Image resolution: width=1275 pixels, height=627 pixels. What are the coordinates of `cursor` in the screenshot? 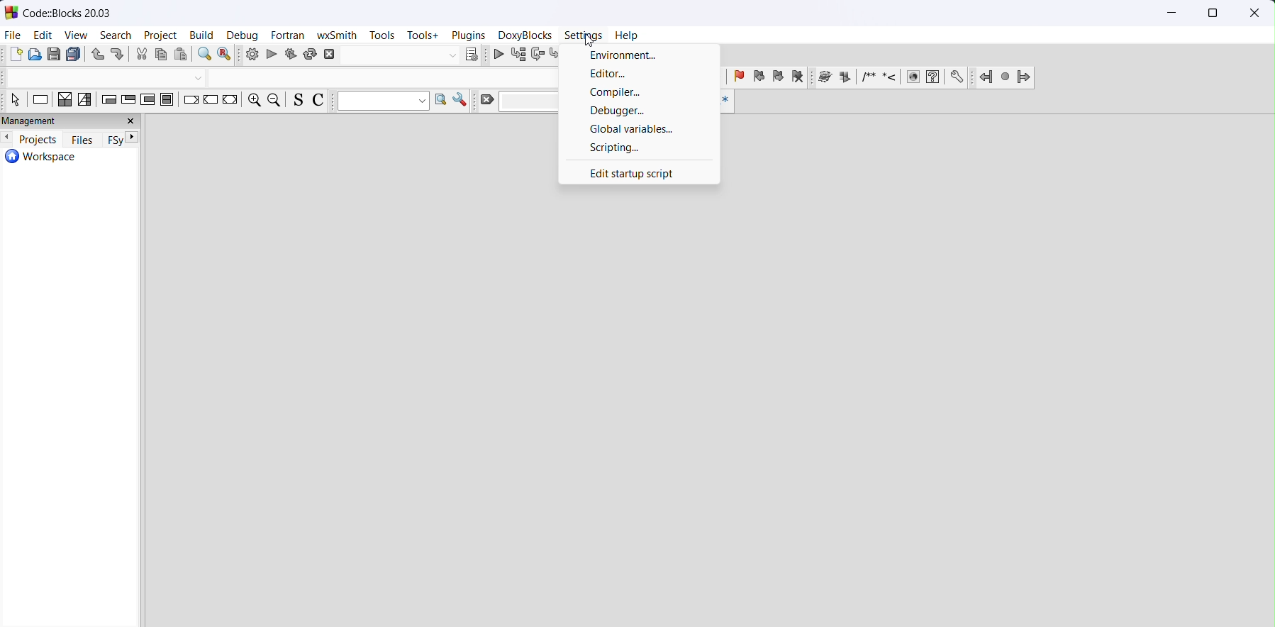 It's located at (593, 43).